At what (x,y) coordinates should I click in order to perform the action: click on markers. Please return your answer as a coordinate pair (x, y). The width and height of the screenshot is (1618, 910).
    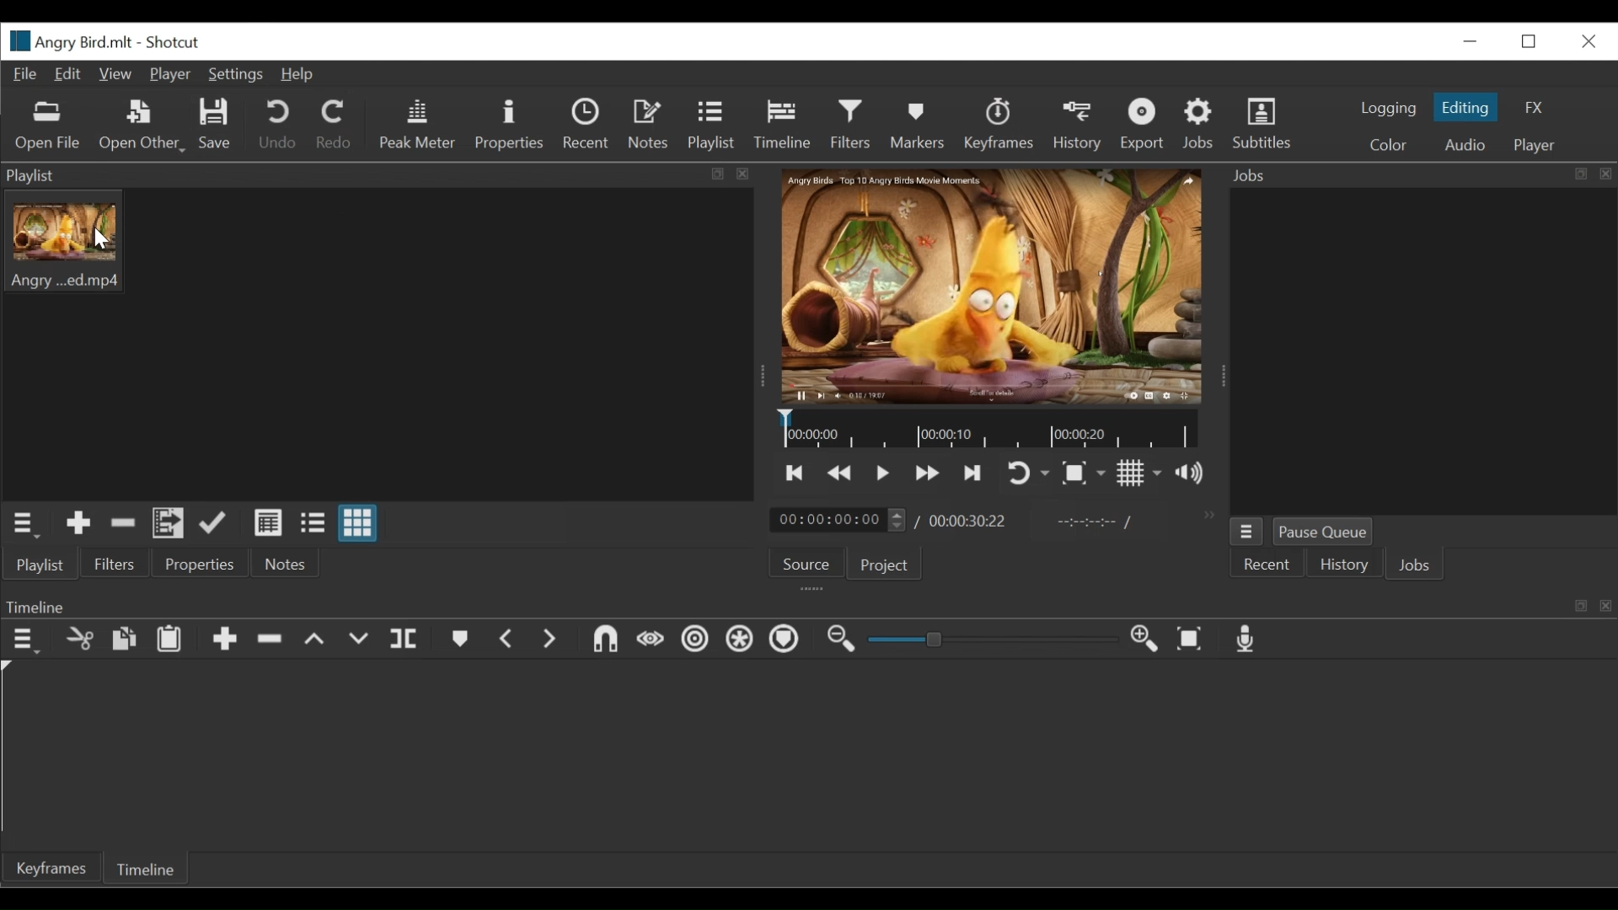
    Looking at the image, I should click on (461, 640).